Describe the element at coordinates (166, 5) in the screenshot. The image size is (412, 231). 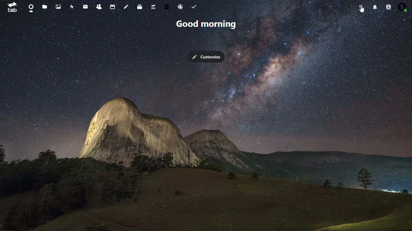
I see `Free trial` at that location.